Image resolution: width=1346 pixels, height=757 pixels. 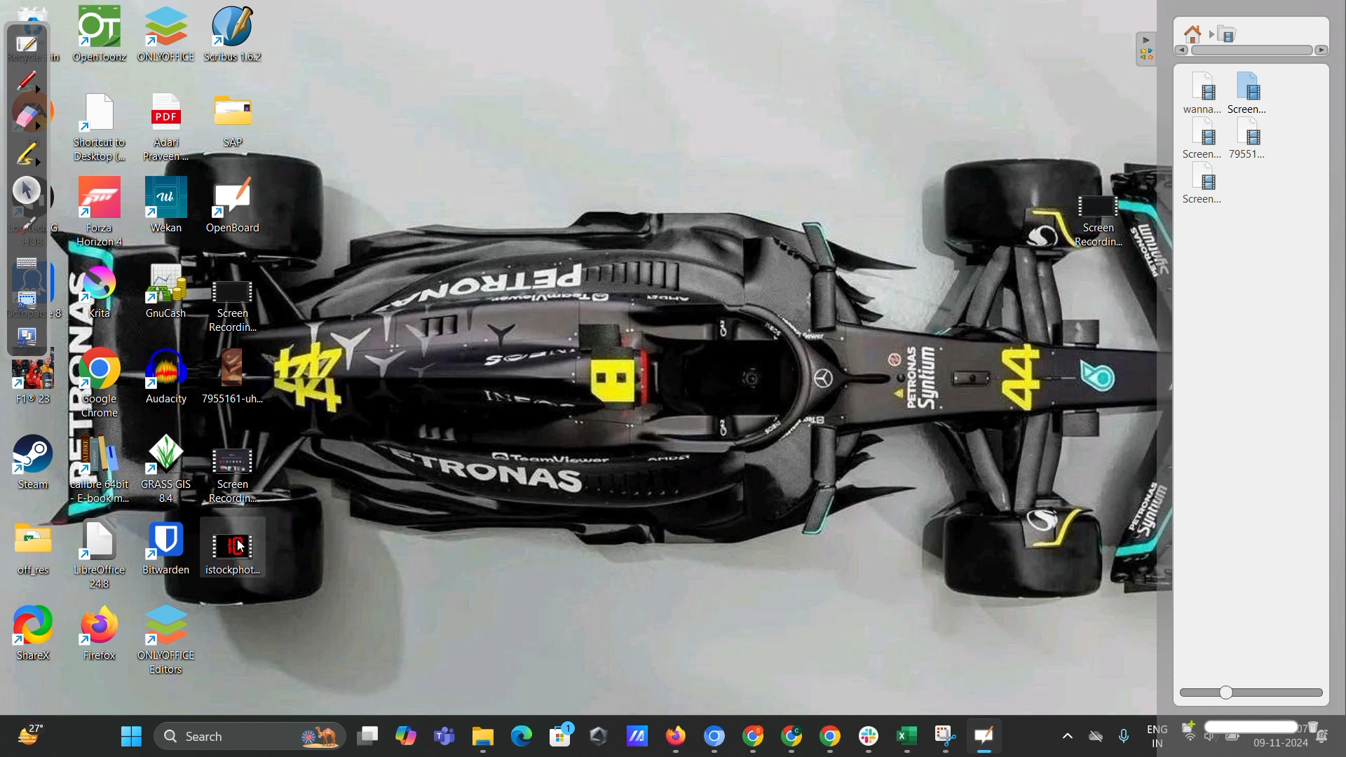 What do you see at coordinates (234, 205) in the screenshot?
I see `OpenBoard` at bounding box center [234, 205].